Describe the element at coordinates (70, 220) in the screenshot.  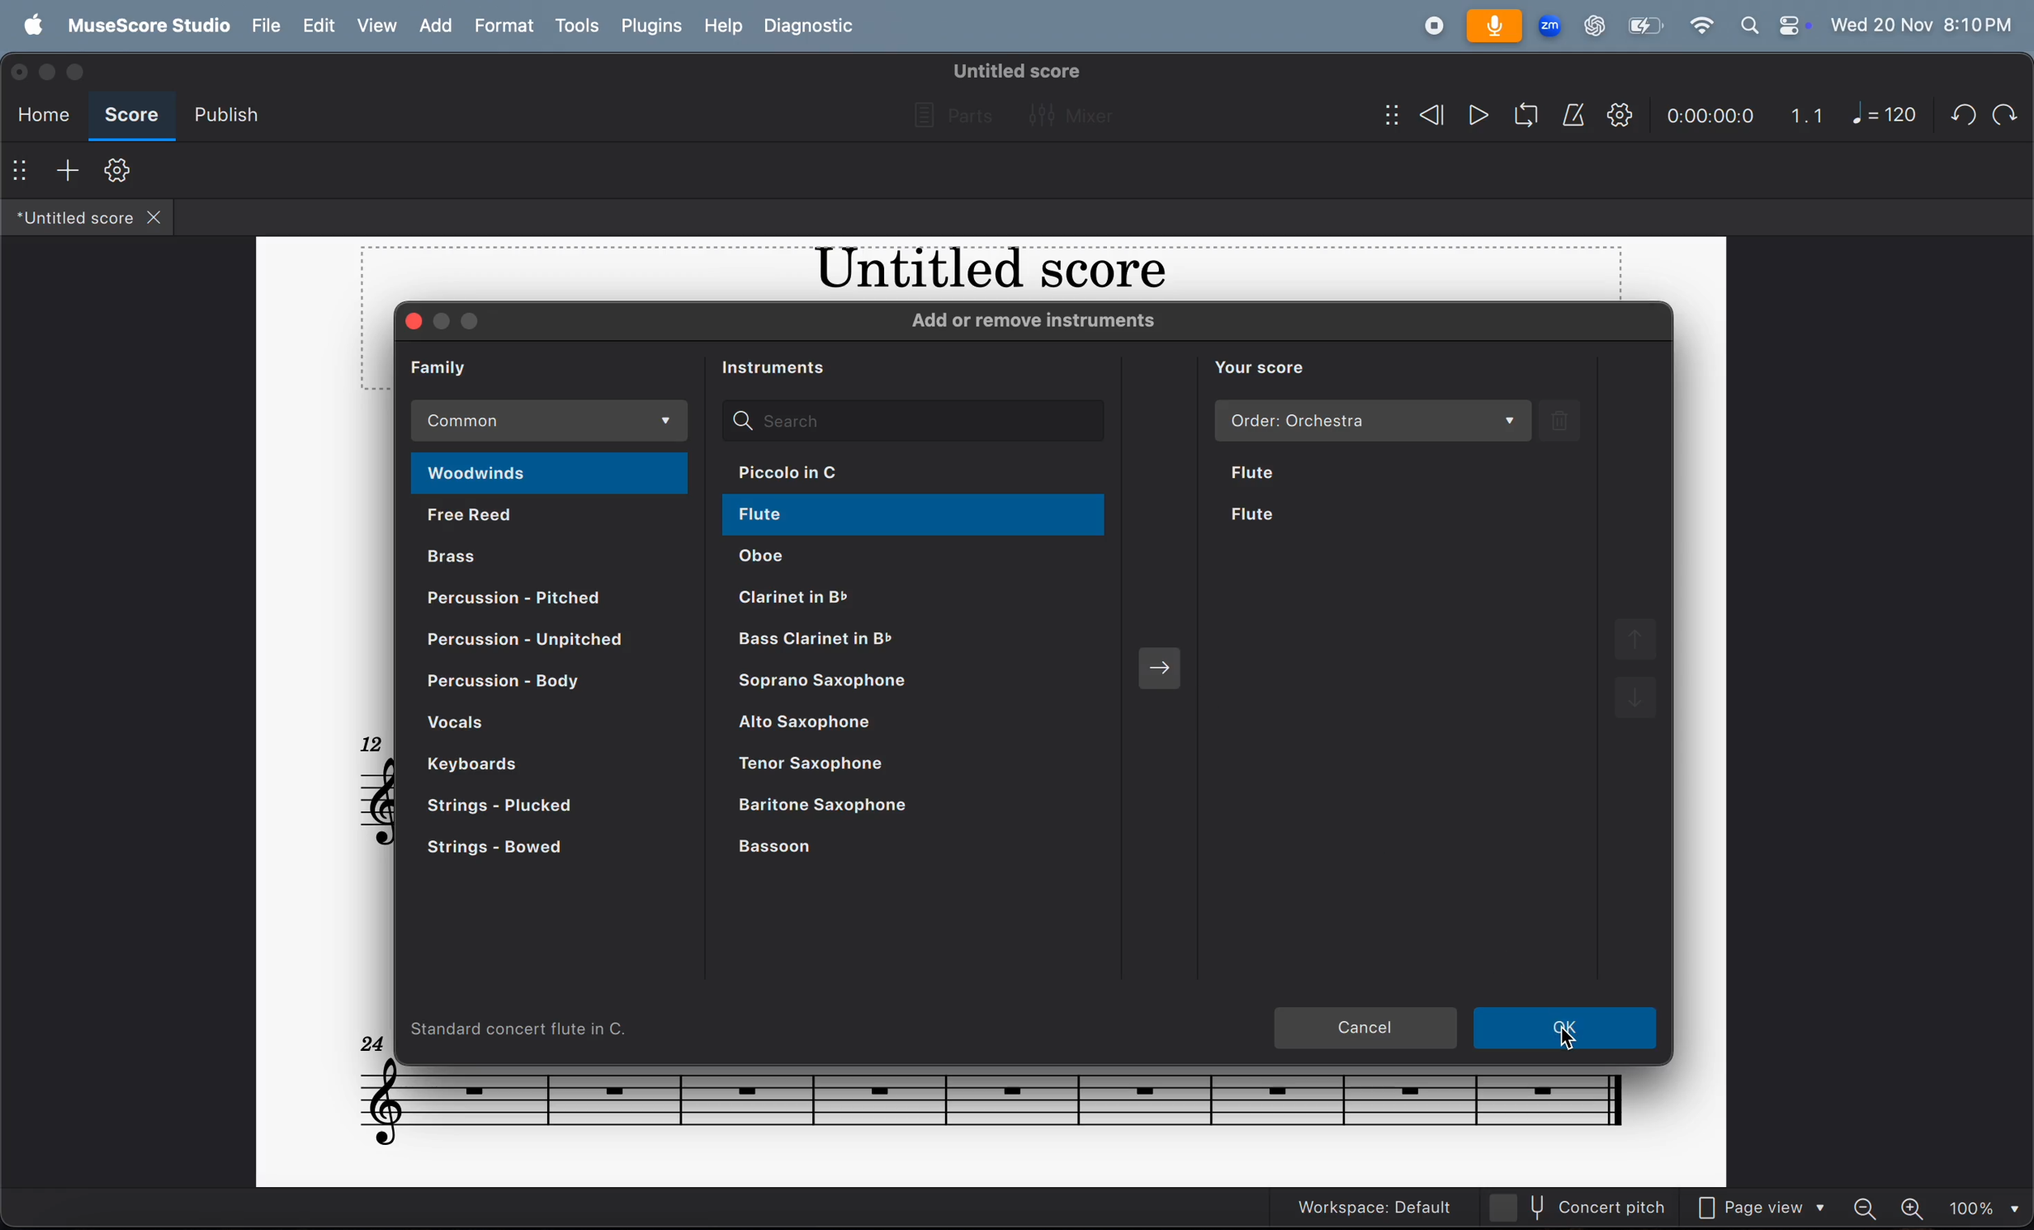
I see `untitled score` at that location.